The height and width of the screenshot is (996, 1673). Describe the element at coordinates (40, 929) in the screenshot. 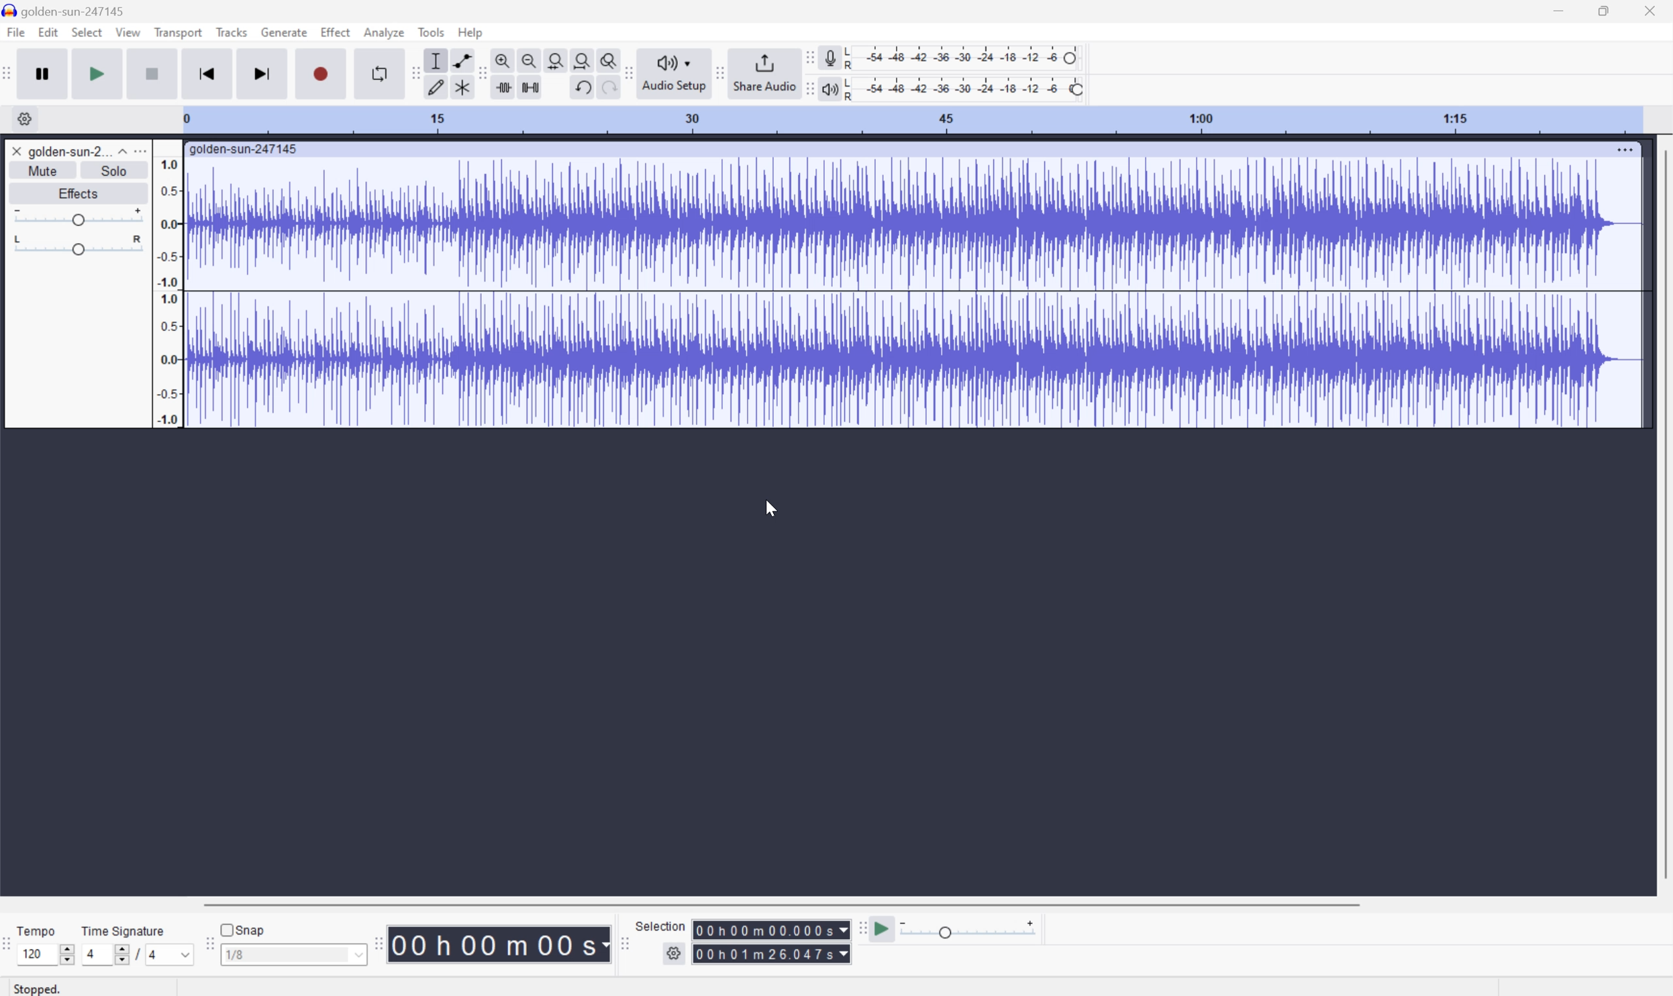

I see `Tempo` at that location.